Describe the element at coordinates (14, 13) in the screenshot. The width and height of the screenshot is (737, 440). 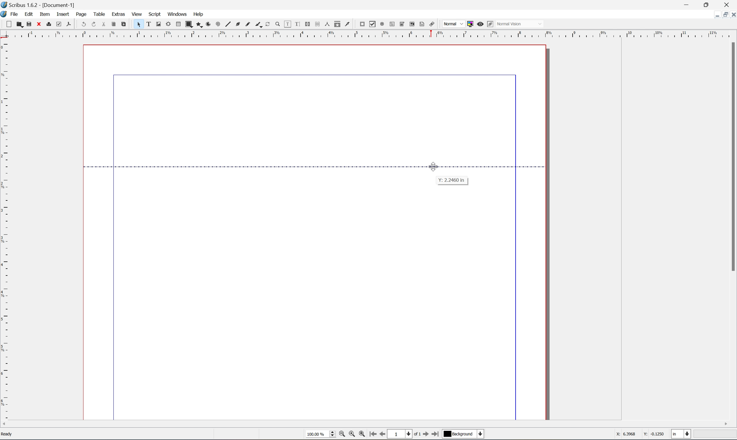
I see `file` at that location.